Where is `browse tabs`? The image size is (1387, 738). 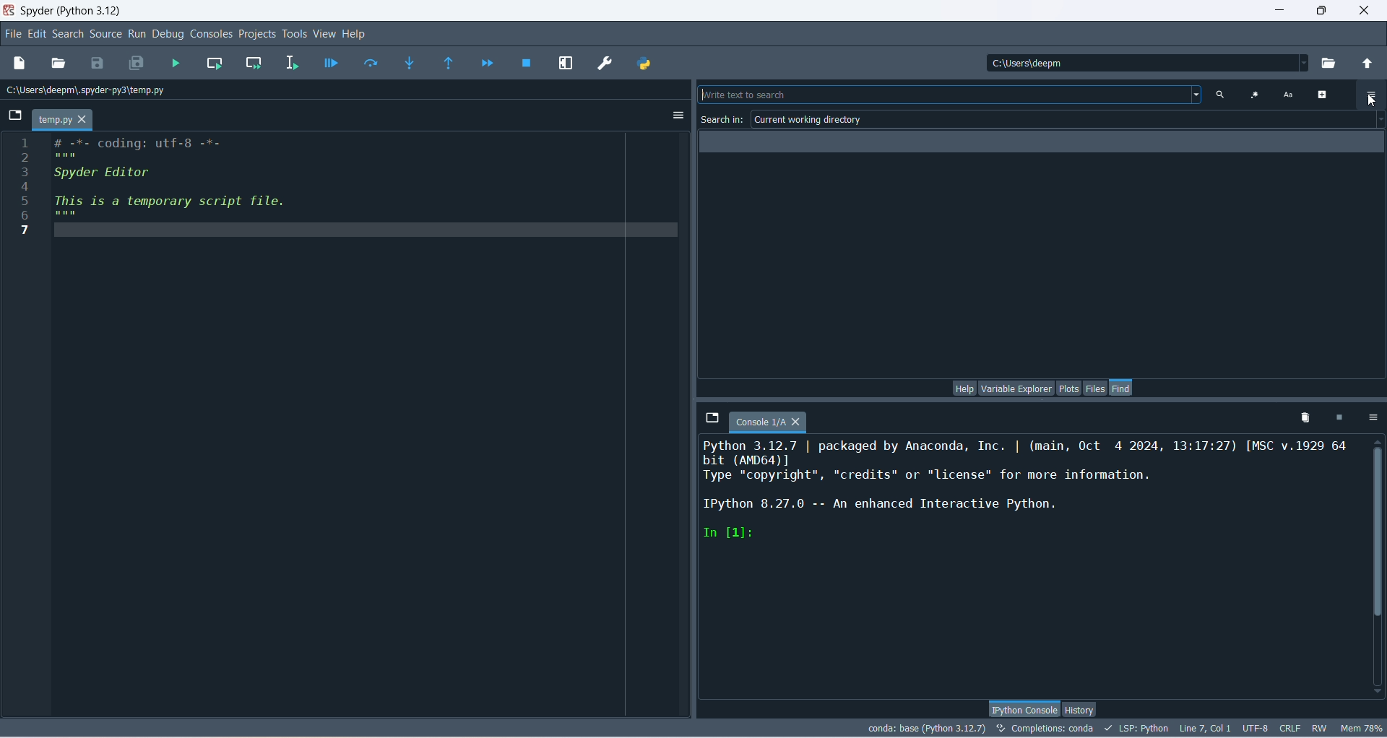
browse tabs is located at coordinates (711, 417).